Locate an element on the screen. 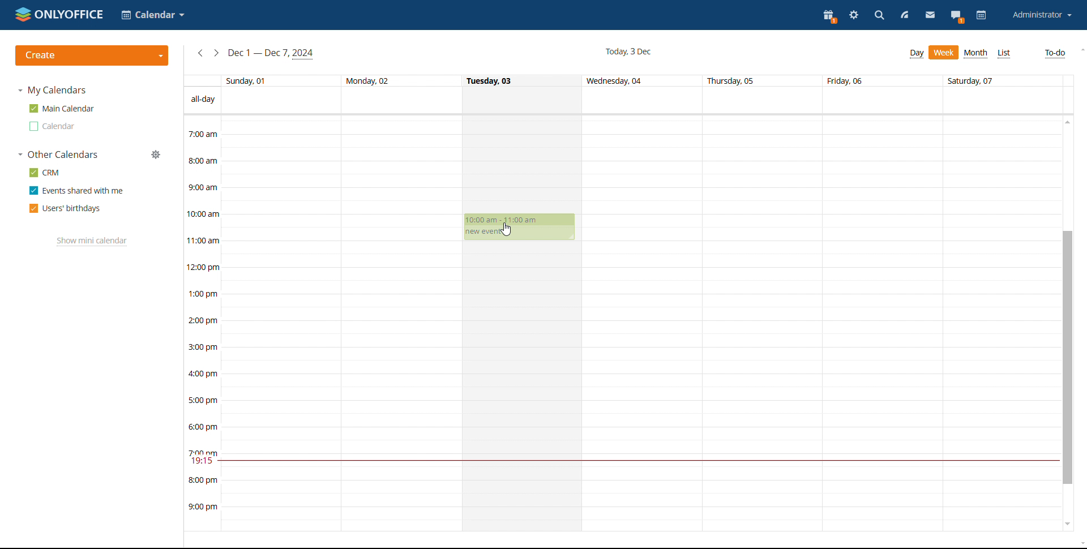 The height and width of the screenshot is (549, 1087). previous week is located at coordinates (200, 54).